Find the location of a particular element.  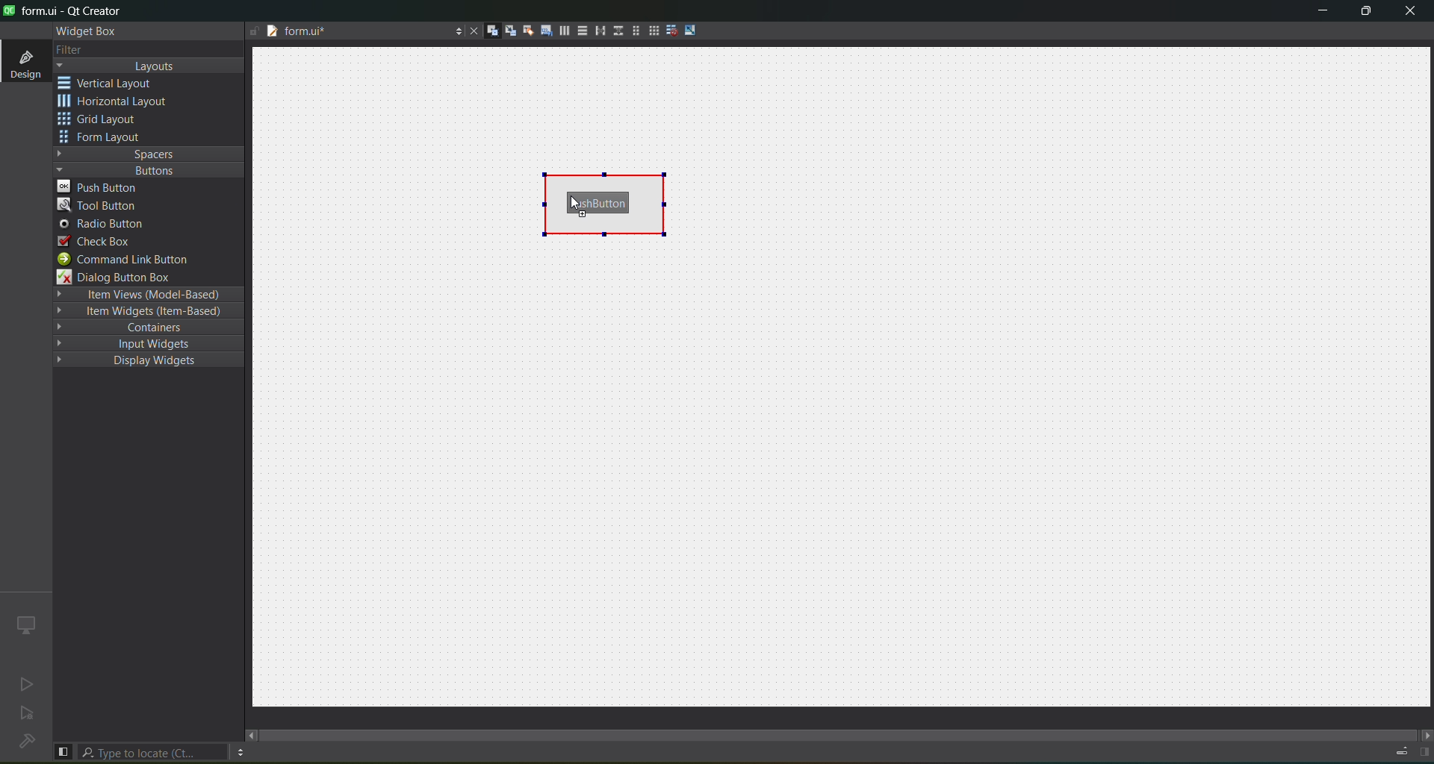

tool button is located at coordinates (99, 207).